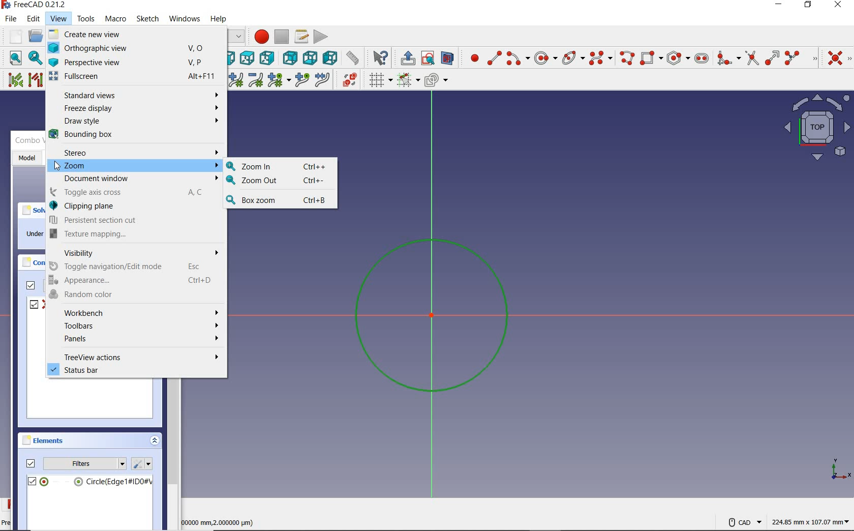  What do you see at coordinates (652, 58) in the screenshot?
I see `create rectangle` at bounding box center [652, 58].